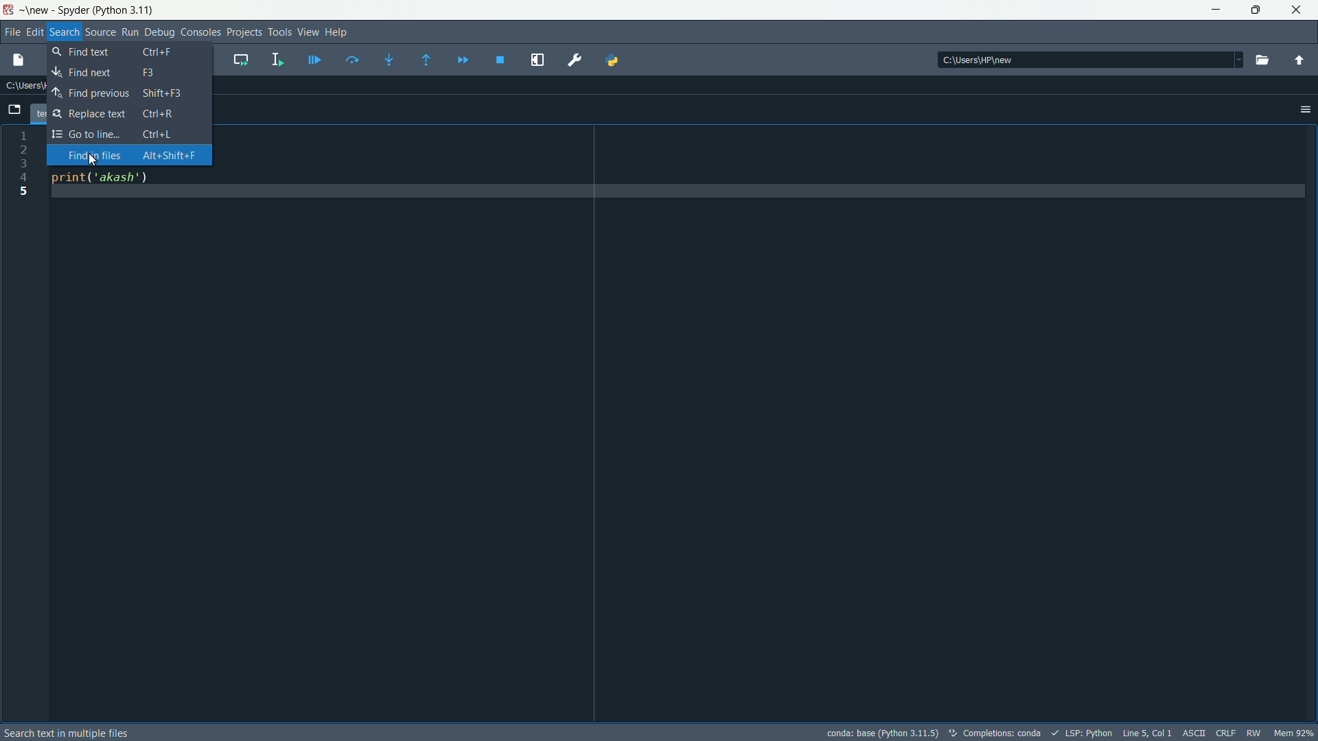 The image size is (1318, 741). What do you see at coordinates (424, 60) in the screenshot?
I see `run untill next function` at bounding box center [424, 60].